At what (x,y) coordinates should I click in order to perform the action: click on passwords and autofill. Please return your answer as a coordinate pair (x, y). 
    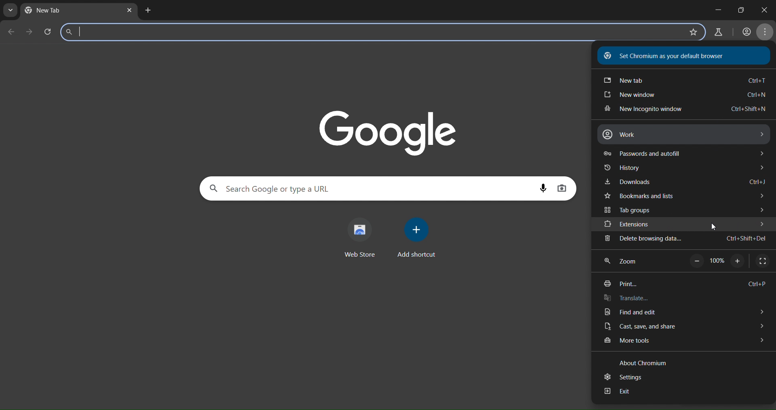
    Looking at the image, I should click on (686, 153).